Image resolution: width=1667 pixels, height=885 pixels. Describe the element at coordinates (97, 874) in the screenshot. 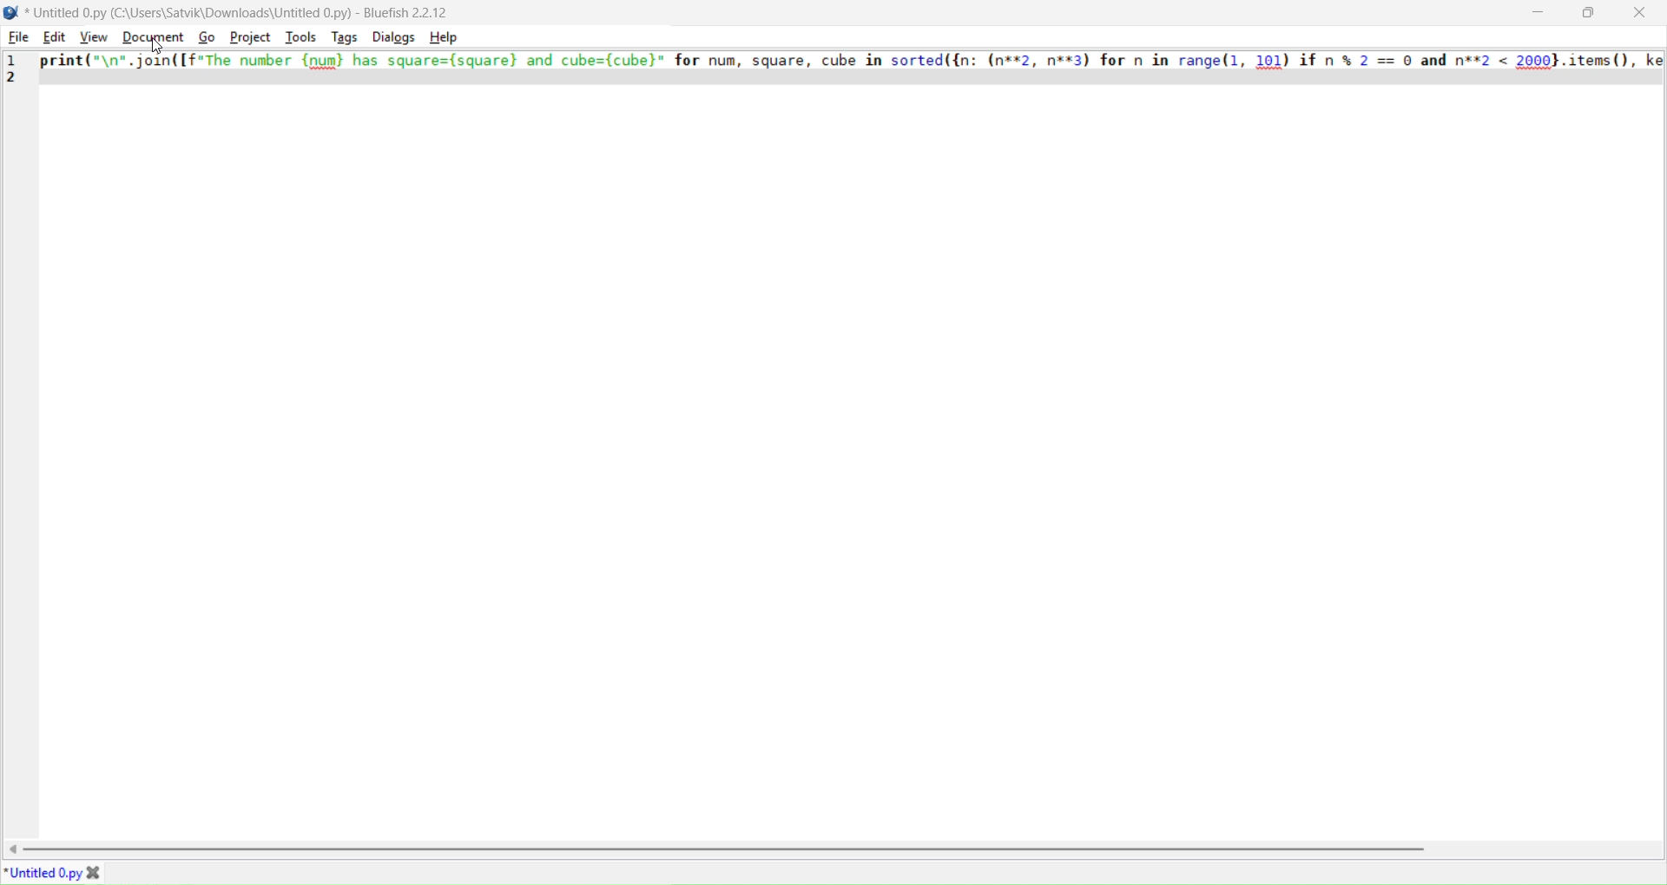

I see `close tab` at that location.